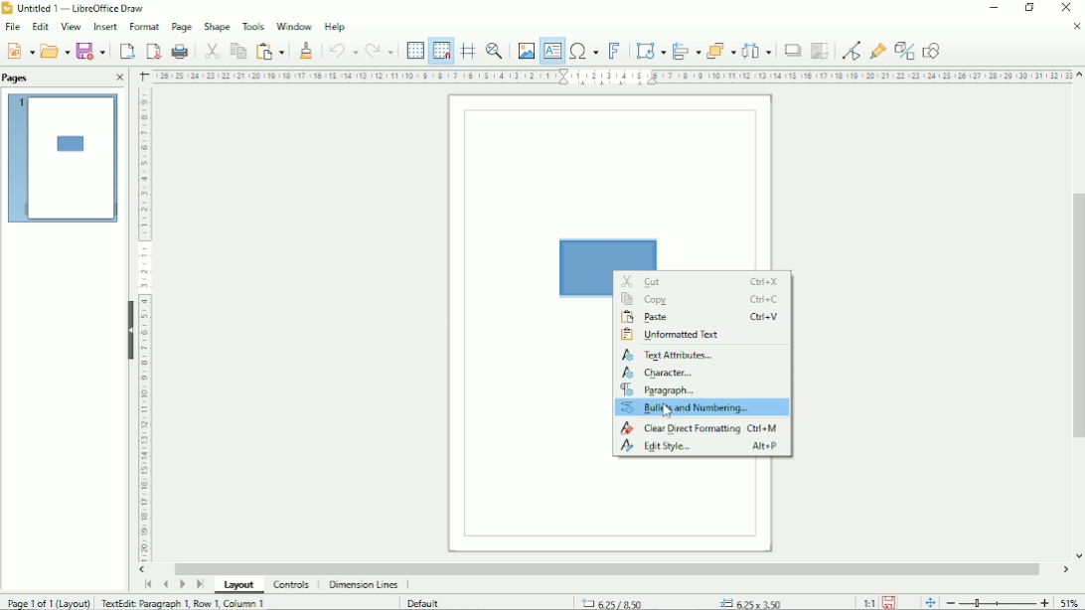 The height and width of the screenshot is (610, 1085). Describe the element at coordinates (700, 427) in the screenshot. I see `Clear direct formatting` at that location.